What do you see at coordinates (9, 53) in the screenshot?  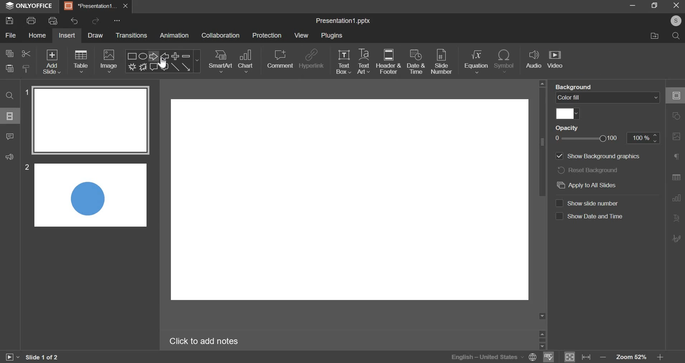 I see `copy` at bounding box center [9, 53].